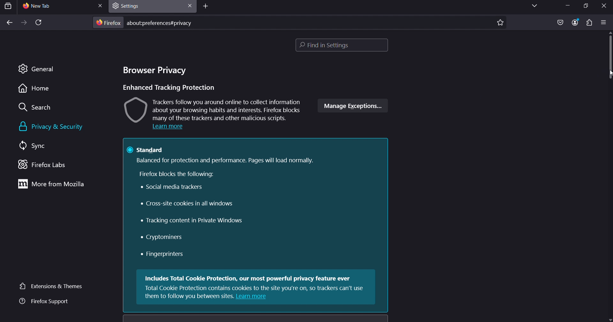 This screenshot has width=613, height=322. What do you see at coordinates (255, 282) in the screenshot?
I see `Includes Total Cookie Protection, our most powerful privacy feature ever
Total Cookie Protection contains cookies to the site vou're on, so trackers can't use` at bounding box center [255, 282].